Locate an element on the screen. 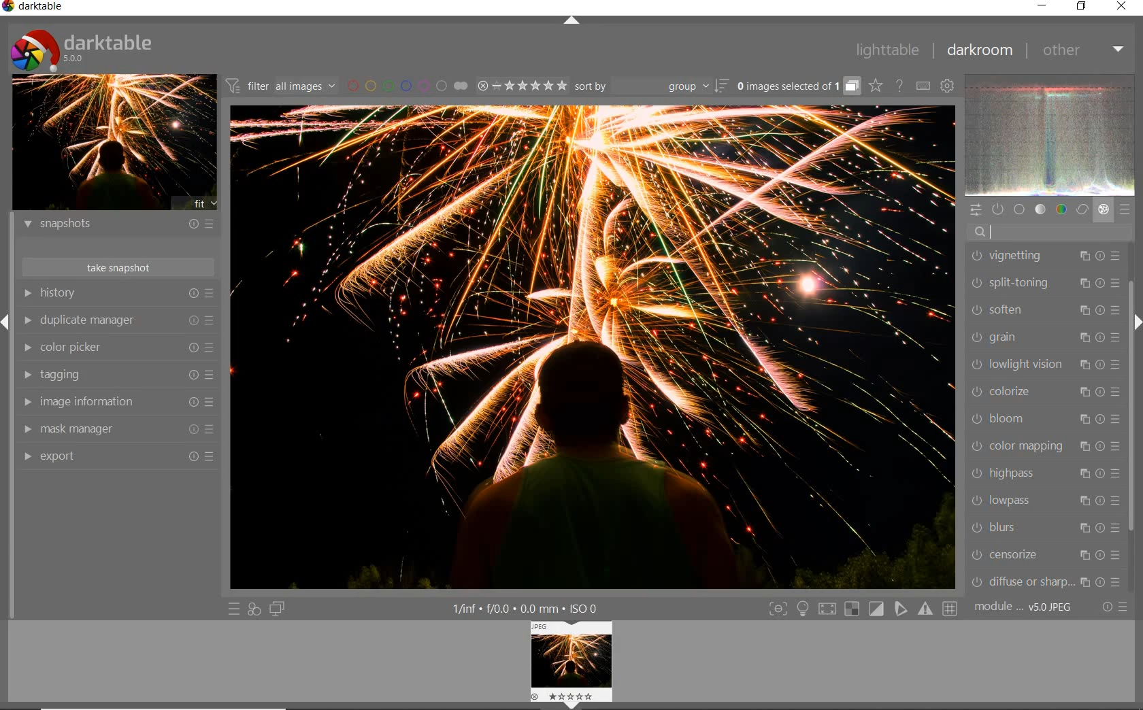 This screenshot has width=1143, height=710. search modules by name is located at coordinates (1050, 231).